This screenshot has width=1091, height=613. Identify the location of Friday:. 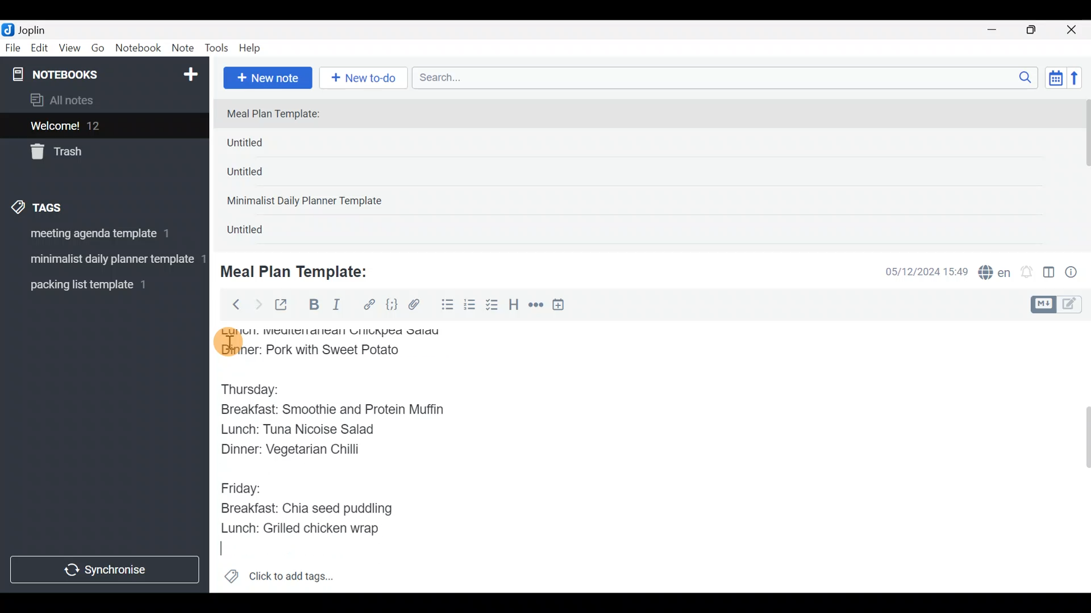
(244, 487).